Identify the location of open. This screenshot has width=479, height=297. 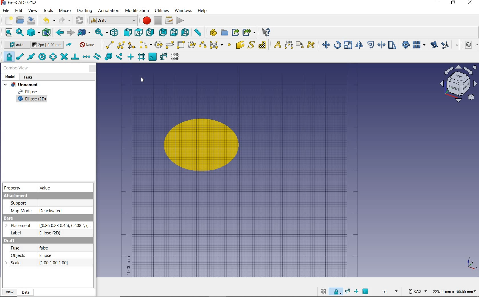
(20, 20).